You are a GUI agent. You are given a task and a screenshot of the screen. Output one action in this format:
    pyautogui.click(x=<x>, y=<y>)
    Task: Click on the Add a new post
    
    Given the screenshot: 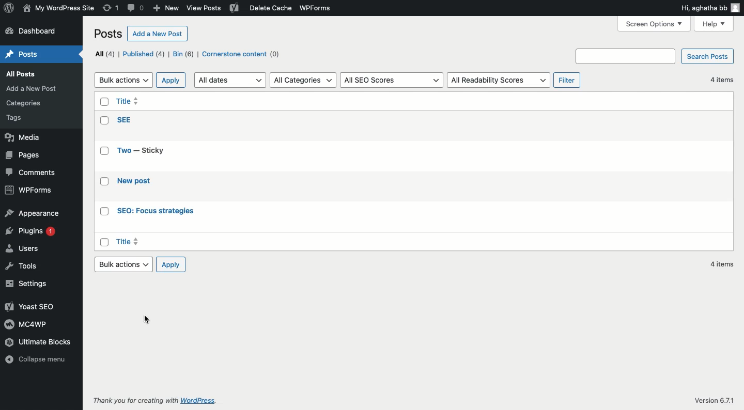 What is the action you would take?
    pyautogui.click(x=159, y=34)
    